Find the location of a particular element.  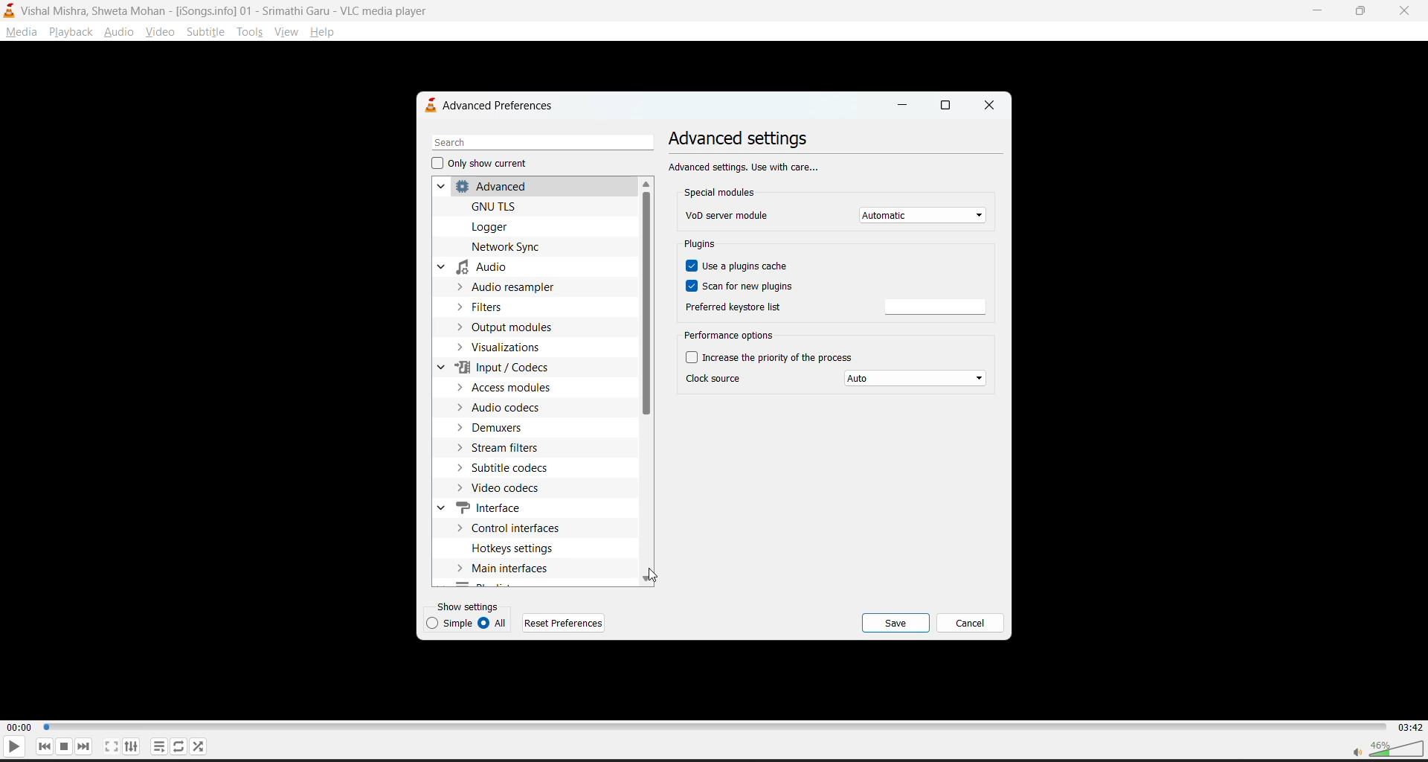

vod server module is located at coordinates (728, 214).